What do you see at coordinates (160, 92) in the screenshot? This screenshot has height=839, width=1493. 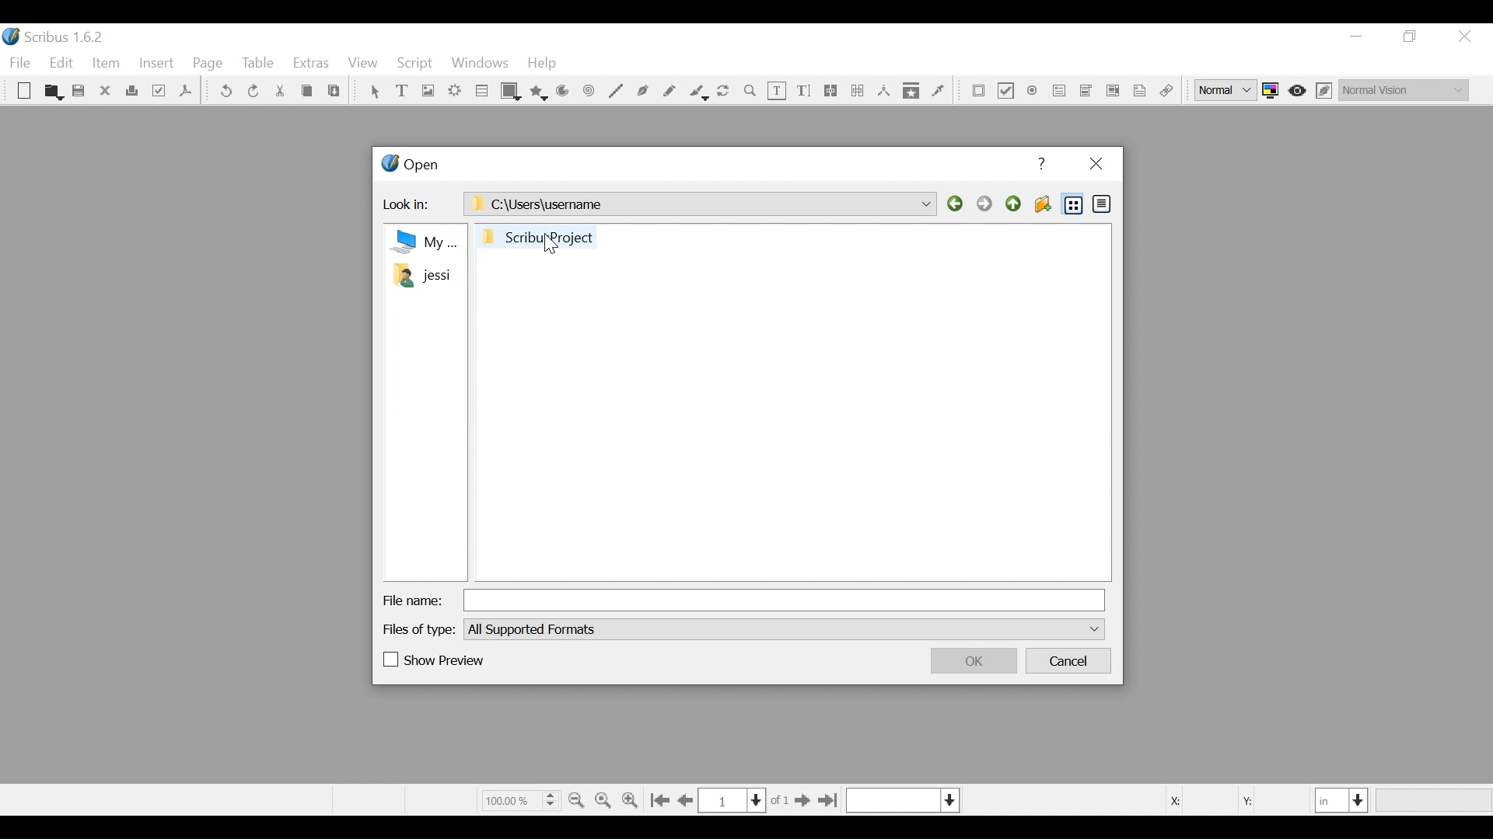 I see `Preflight Verifier` at bounding box center [160, 92].